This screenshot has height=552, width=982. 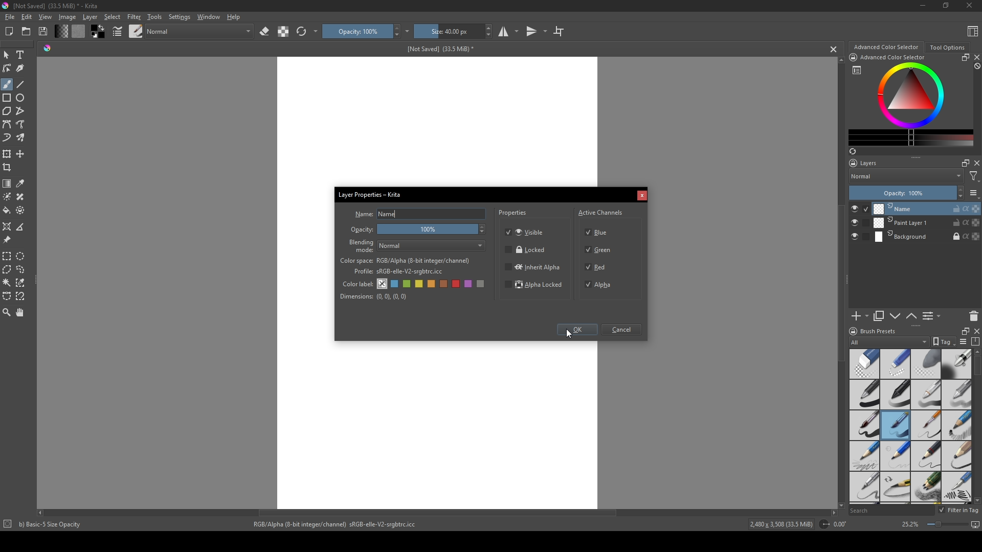 I want to click on pencil, so click(x=895, y=456).